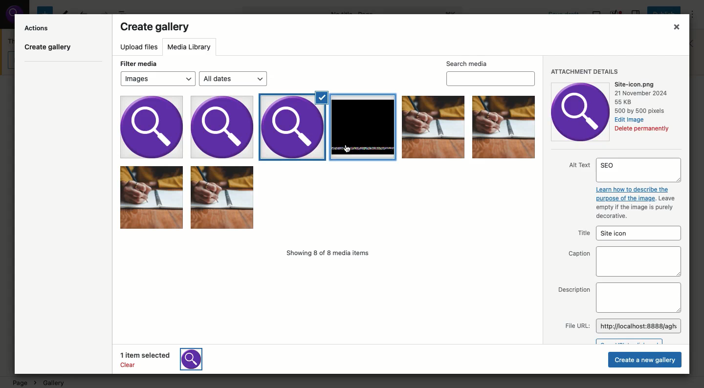 Image resolution: width=704 pixels, height=388 pixels. Describe the element at coordinates (643, 97) in the screenshot. I see `` at that location.